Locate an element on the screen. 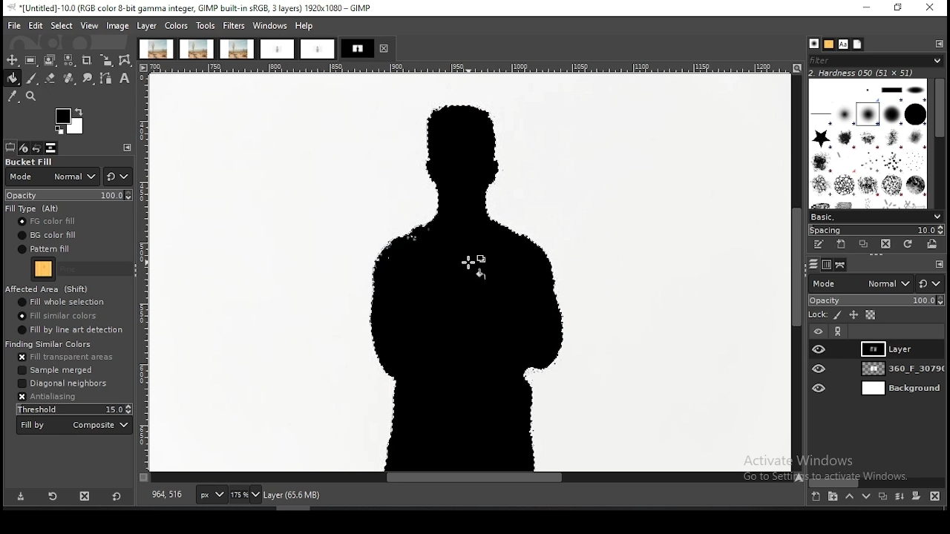 The height and width of the screenshot is (534, 950). antialiasing is located at coordinates (47, 398).